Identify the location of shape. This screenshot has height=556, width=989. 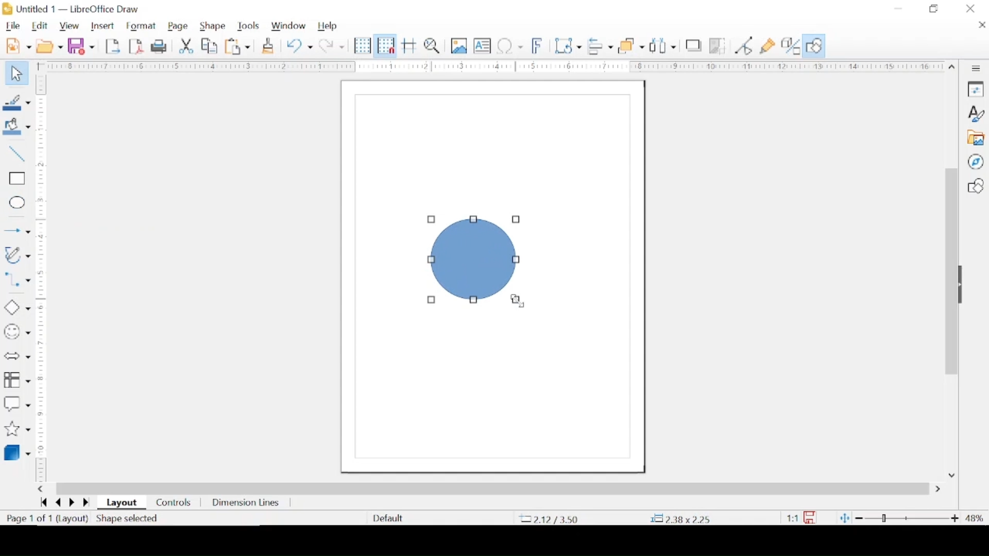
(214, 26).